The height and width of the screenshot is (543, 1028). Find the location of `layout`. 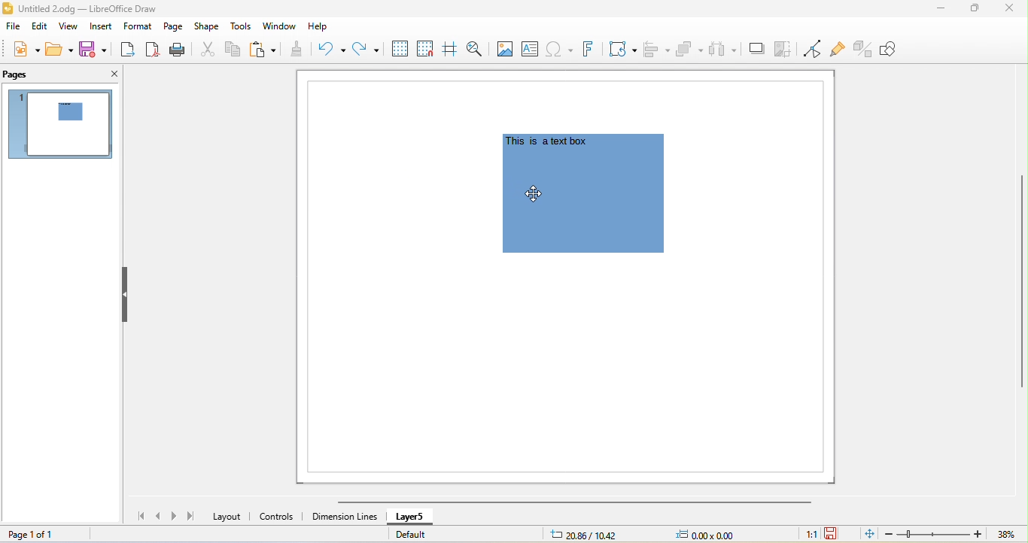

layout is located at coordinates (229, 516).